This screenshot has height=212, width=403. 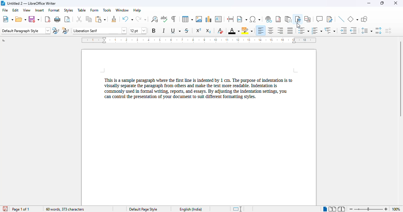 What do you see at coordinates (8, 19) in the screenshot?
I see `new` at bounding box center [8, 19].